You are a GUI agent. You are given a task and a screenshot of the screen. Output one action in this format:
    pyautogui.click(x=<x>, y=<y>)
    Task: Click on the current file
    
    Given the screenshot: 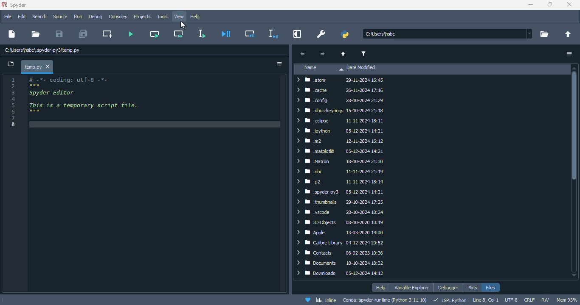 What is the action you would take?
    pyautogui.click(x=448, y=34)
    